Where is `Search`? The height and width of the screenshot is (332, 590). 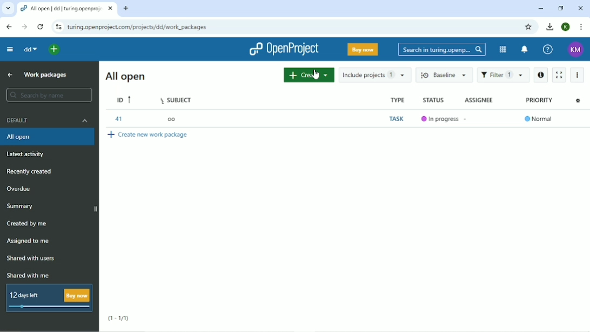
Search is located at coordinates (442, 50).